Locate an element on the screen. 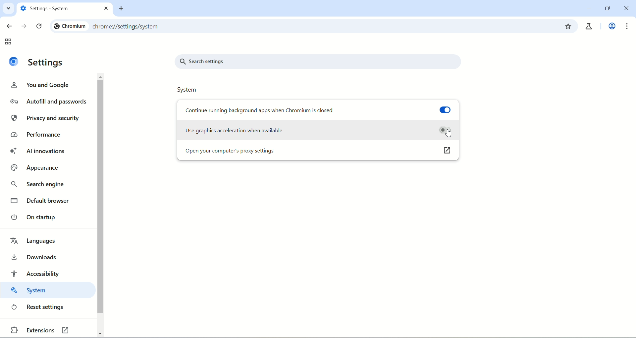 This screenshot has width=636, height=338. chrome labs is located at coordinates (590, 25).